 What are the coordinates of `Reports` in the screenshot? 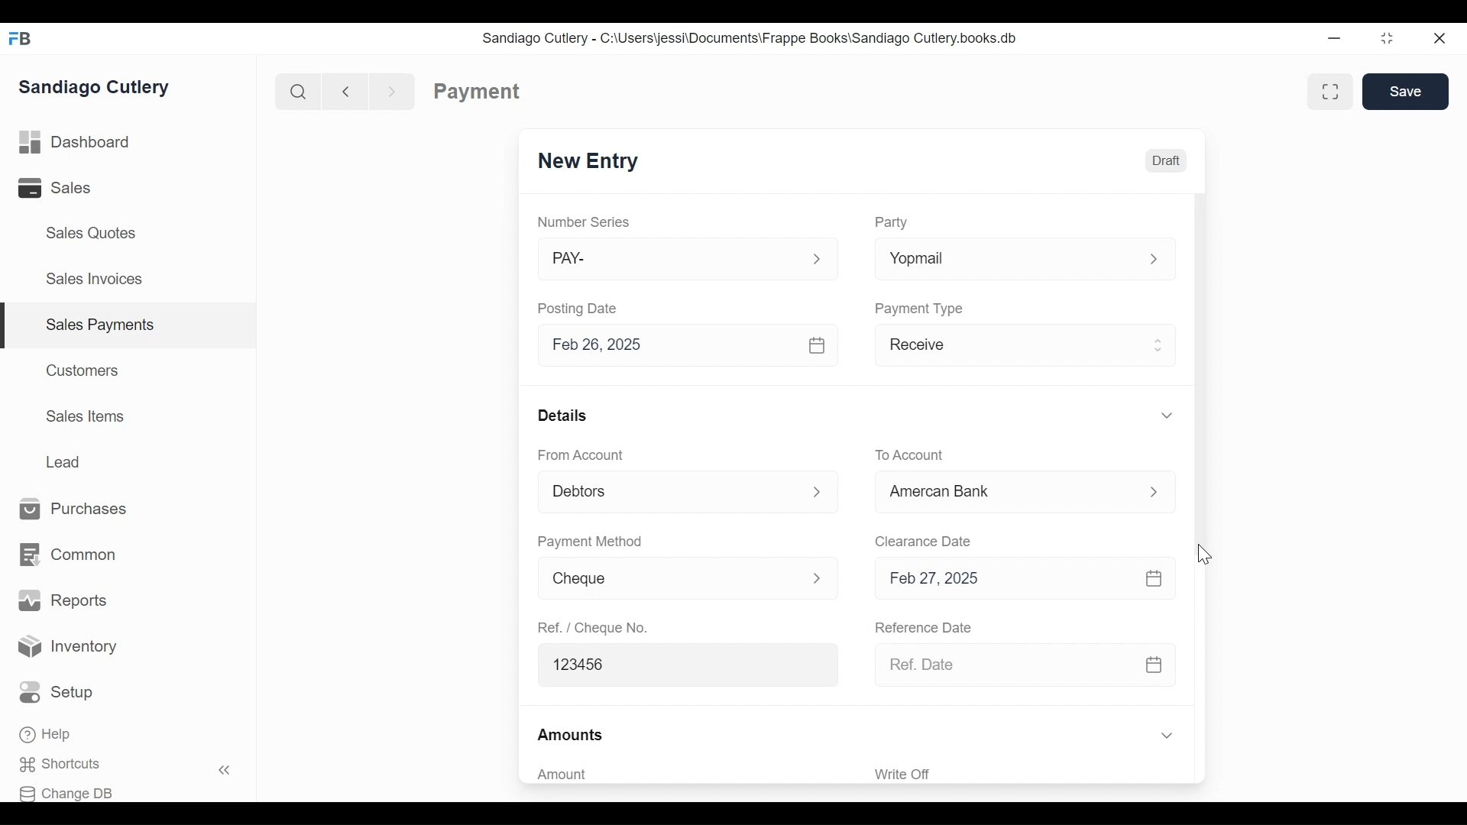 It's located at (63, 600).